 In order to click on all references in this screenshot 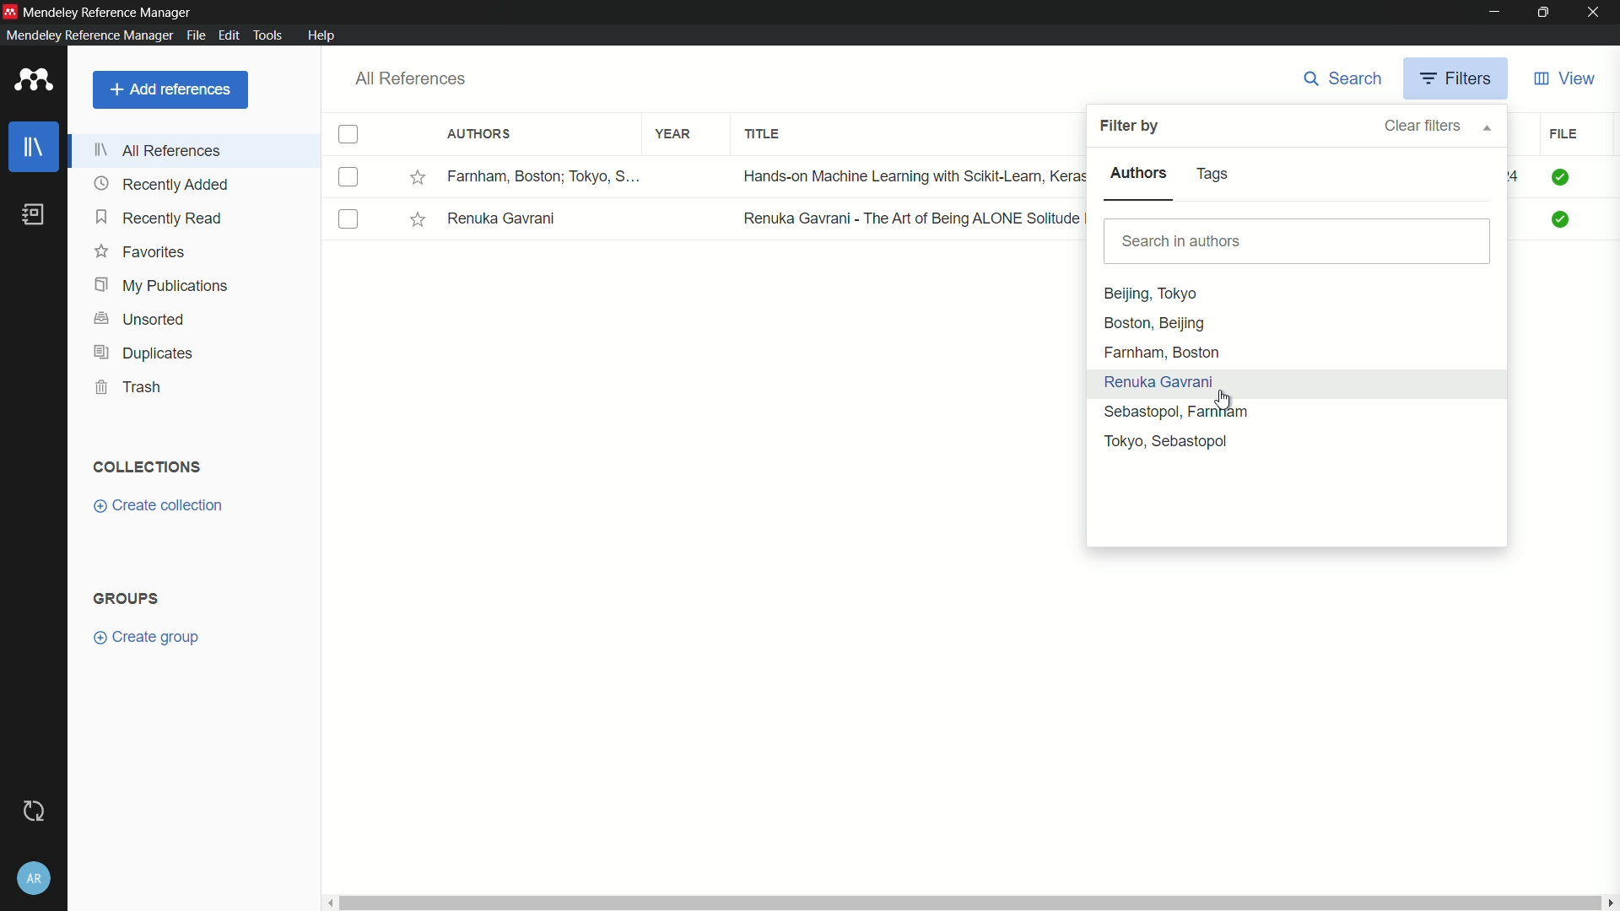, I will do `click(411, 78)`.